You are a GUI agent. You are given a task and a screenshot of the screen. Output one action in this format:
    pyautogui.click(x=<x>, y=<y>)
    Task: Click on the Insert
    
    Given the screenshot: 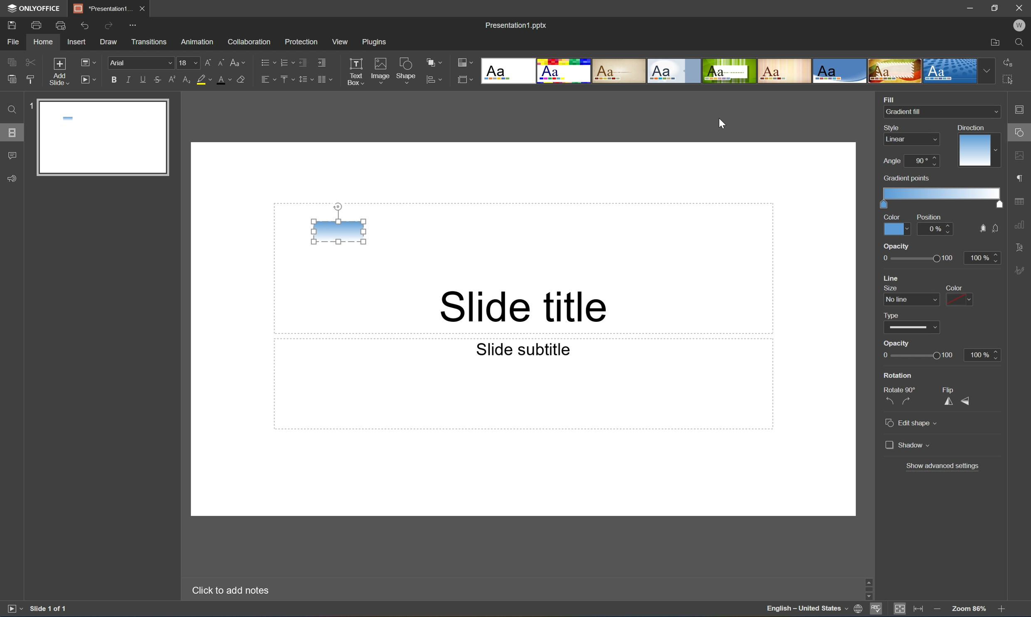 What is the action you would take?
    pyautogui.click(x=76, y=42)
    